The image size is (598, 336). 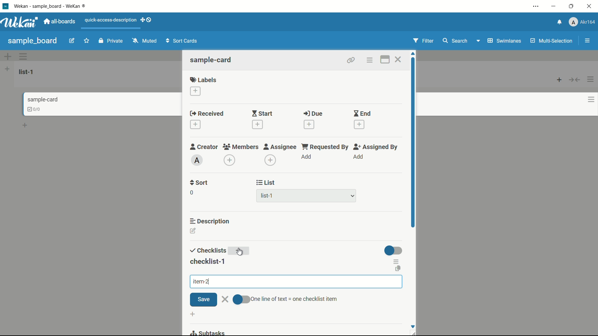 What do you see at coordinates (325, 147) in the screenshot?
I see `requested by` at bounding box center [325, 147].